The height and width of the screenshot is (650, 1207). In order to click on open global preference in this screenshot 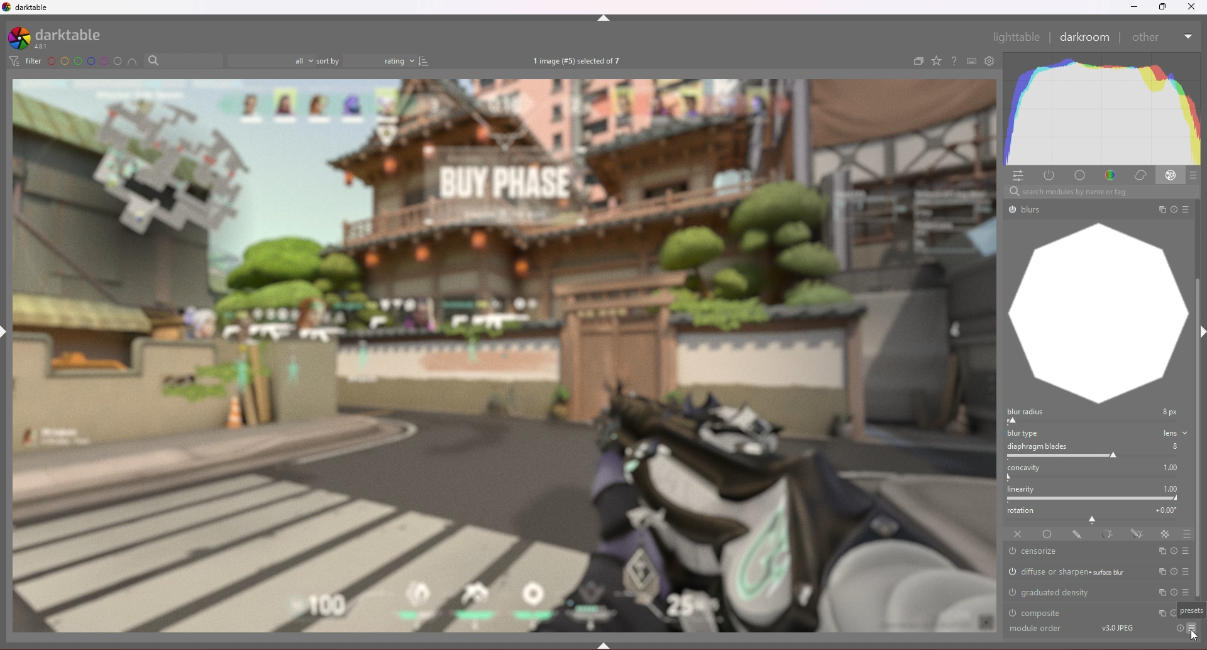, I will do `click(990, 62)`.